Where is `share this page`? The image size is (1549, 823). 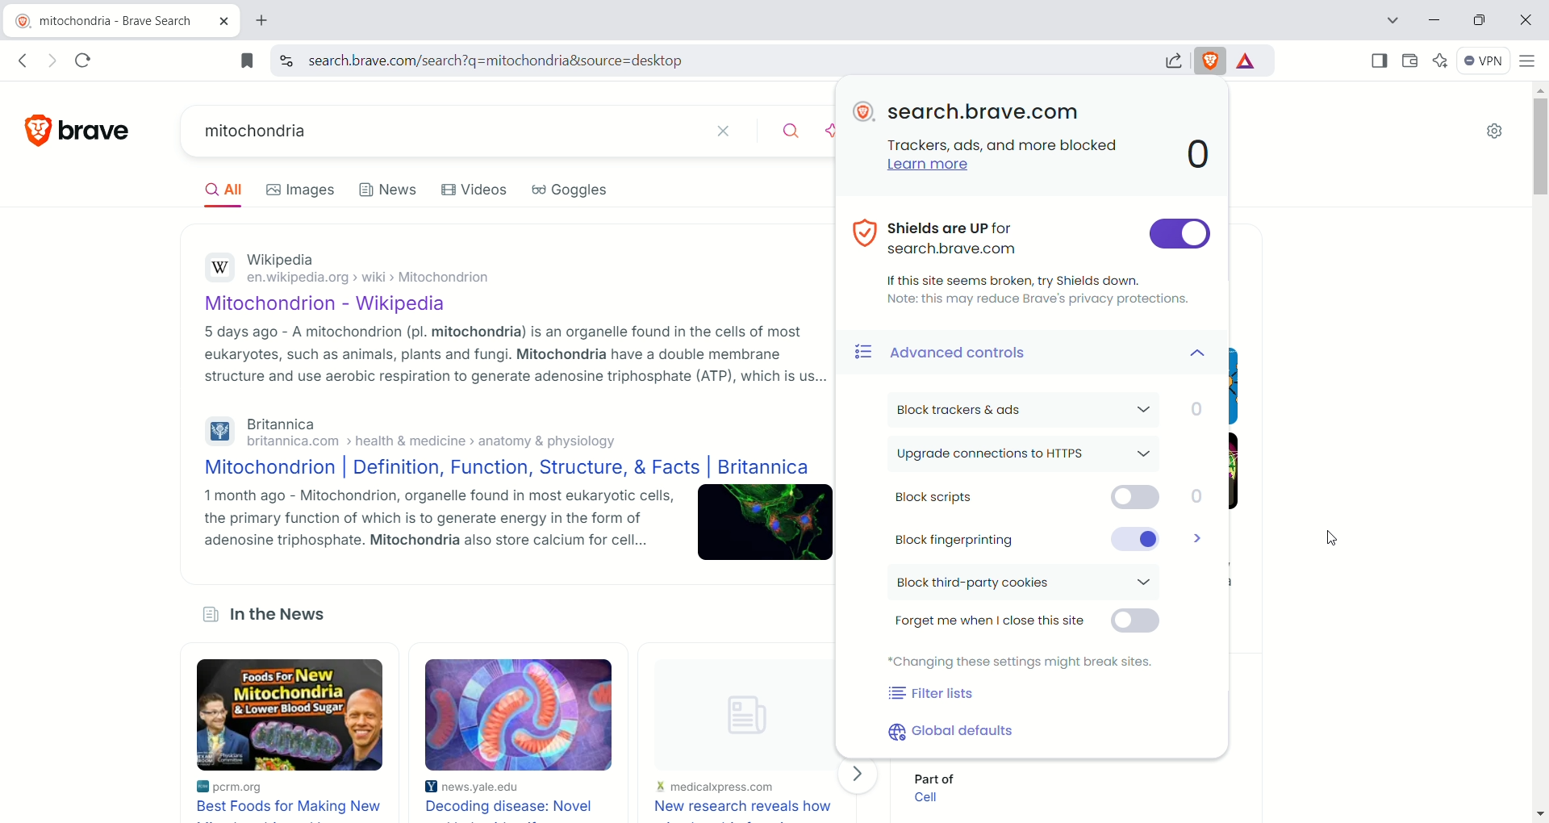 share this page is located at coordinates (1172, 58).